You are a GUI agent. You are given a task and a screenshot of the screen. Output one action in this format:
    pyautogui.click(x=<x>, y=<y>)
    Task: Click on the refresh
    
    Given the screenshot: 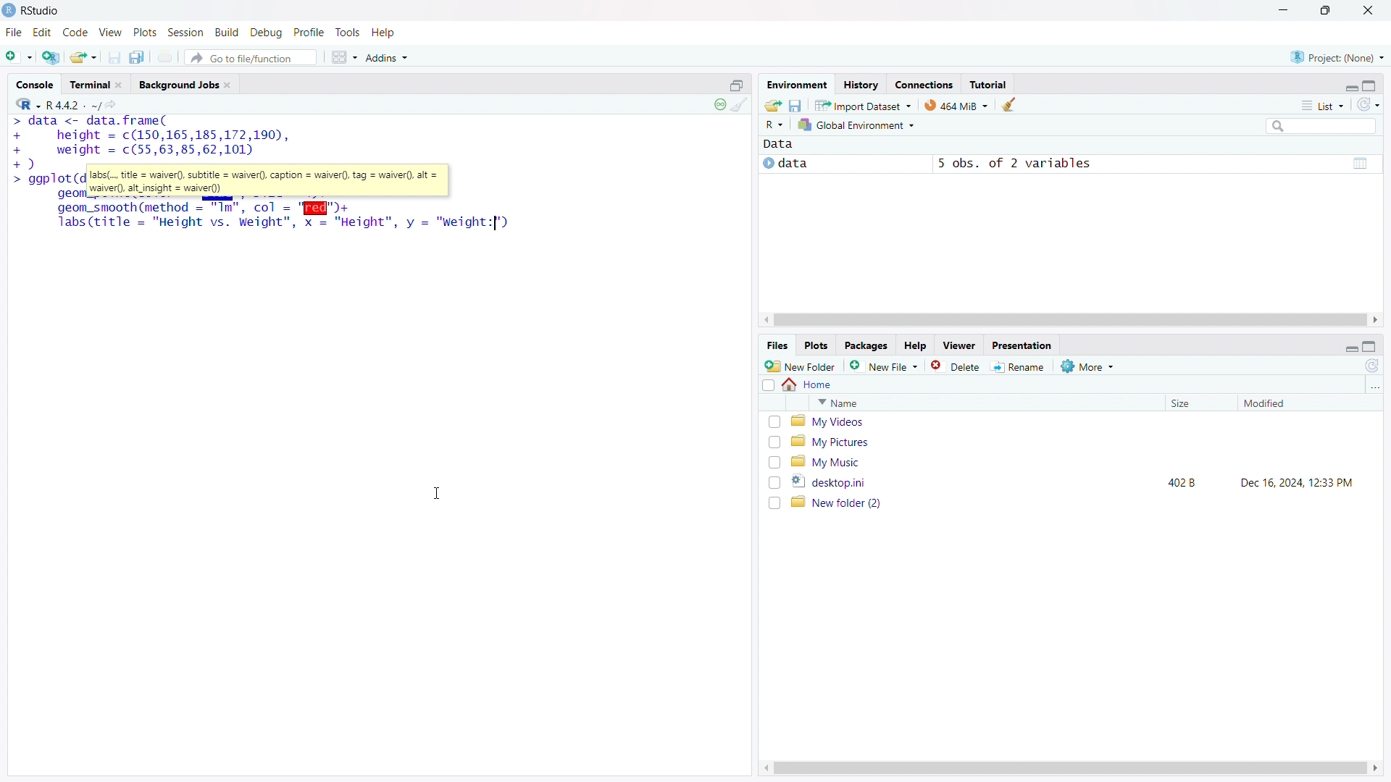 What is the action you would take?
    pyautogui.click(x=1372, y=366)
    